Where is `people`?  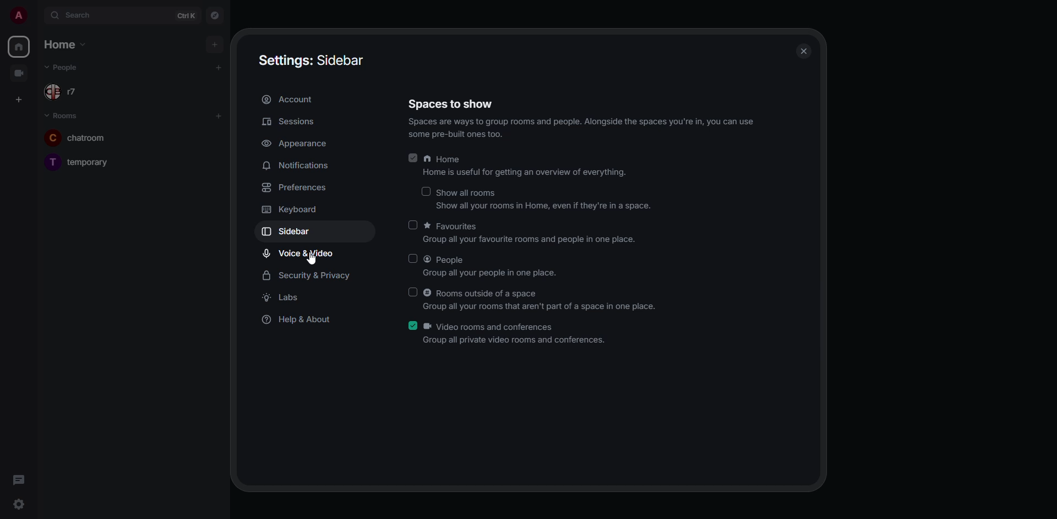
people is located at coordinates (63, 68).